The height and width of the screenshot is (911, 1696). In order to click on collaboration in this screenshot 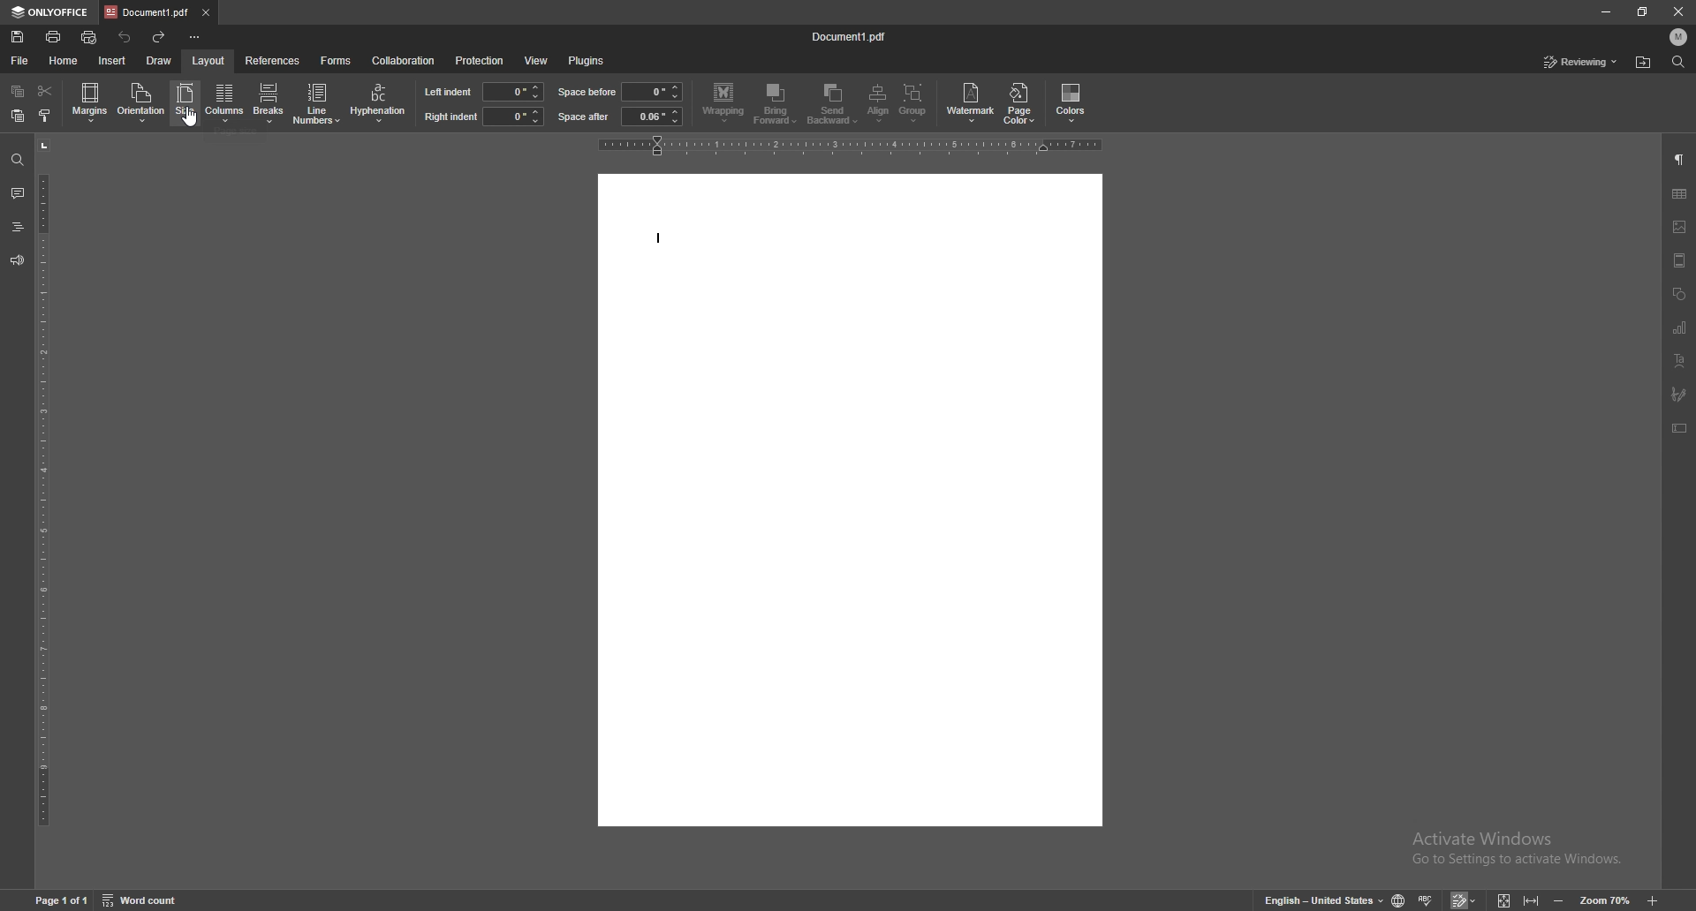, I will do `click(403, 60)`.